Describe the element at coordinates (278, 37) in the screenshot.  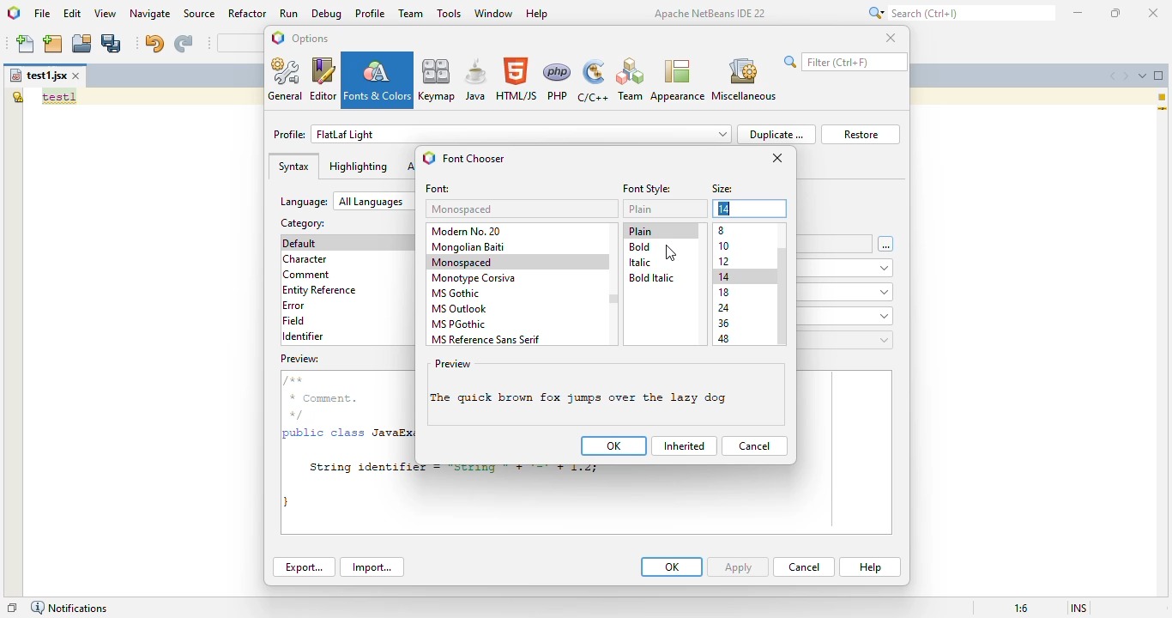
I see `logo` at that location.